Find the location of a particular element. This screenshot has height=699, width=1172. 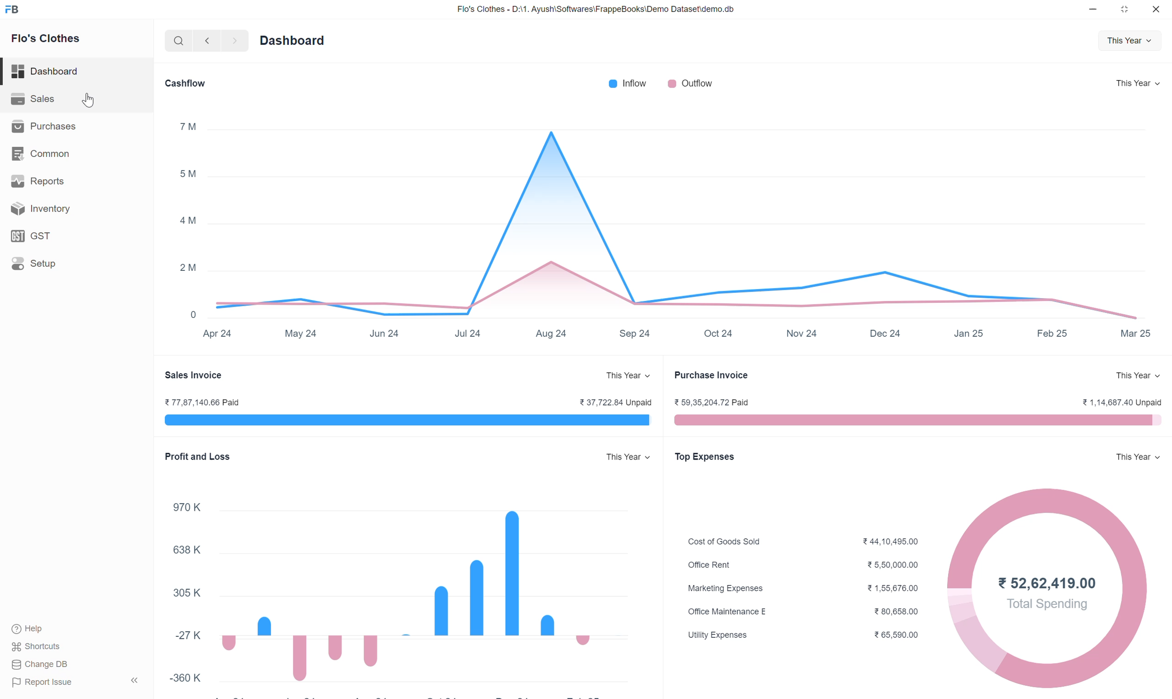

donut chart is located at coordinates (960, 591).